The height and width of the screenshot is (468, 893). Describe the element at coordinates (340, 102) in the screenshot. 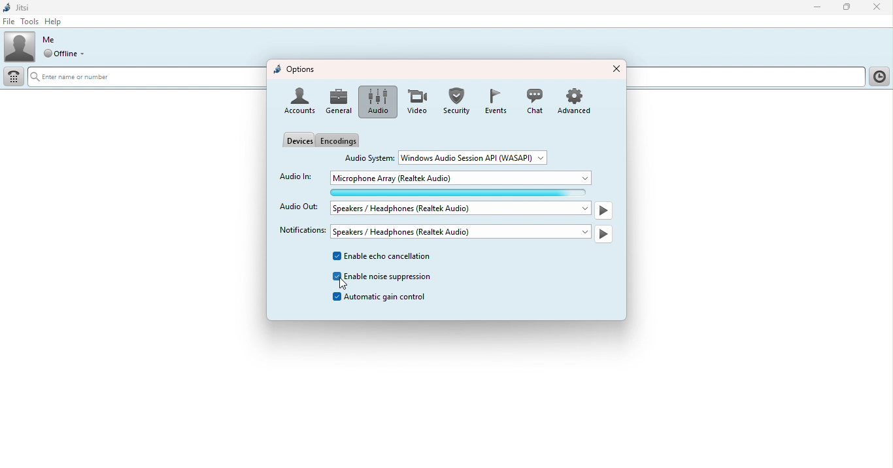

I see `General` at that location.